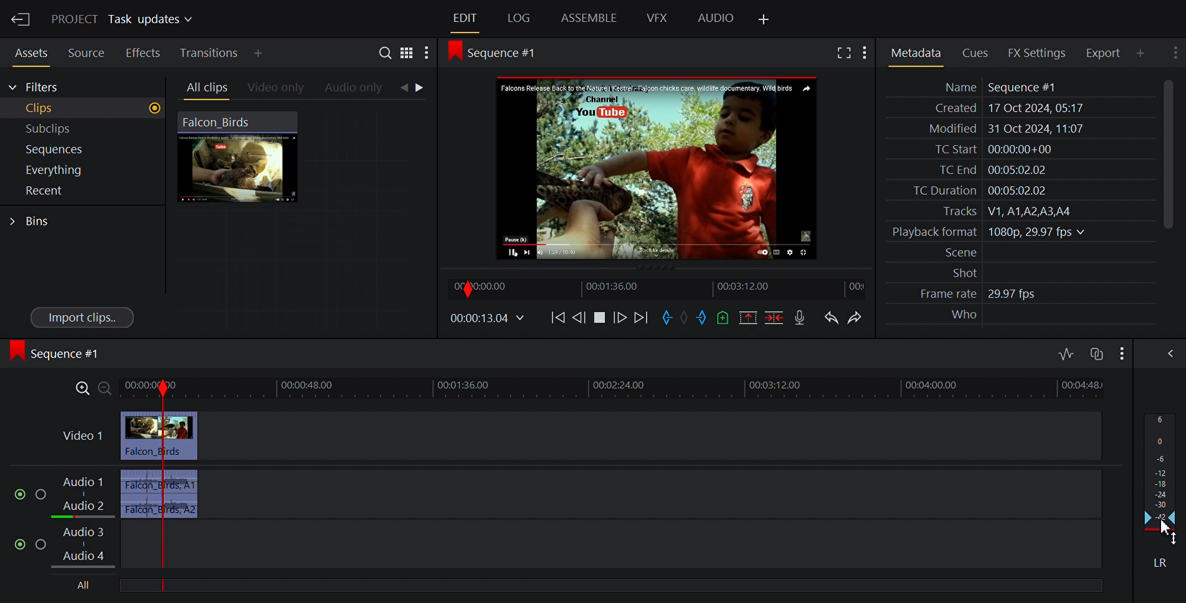 The width and height of the screenshot is (1186, 603). What do you see at coordinates (588, 19) in the screenshot?
I see `Assemble` at bounding box center [588, 19].